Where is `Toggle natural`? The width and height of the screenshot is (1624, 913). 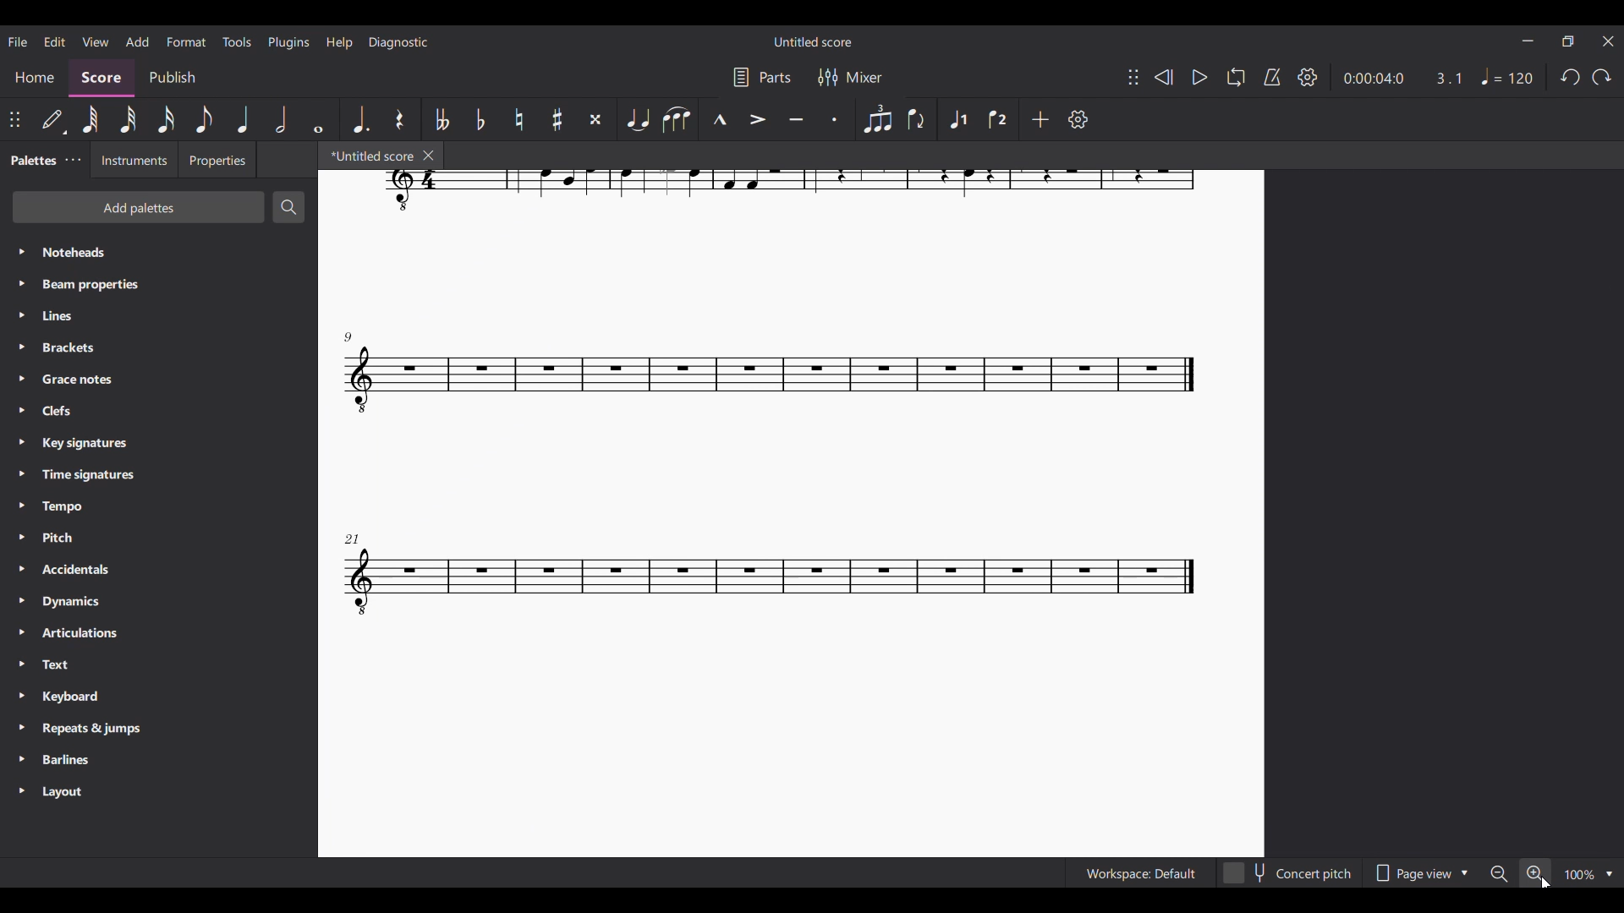 Toggle natural is located at coordinates (518, 120).